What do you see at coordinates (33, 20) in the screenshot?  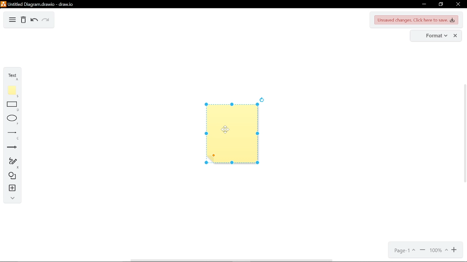 I see `undo` at bounding box center [33, 20].